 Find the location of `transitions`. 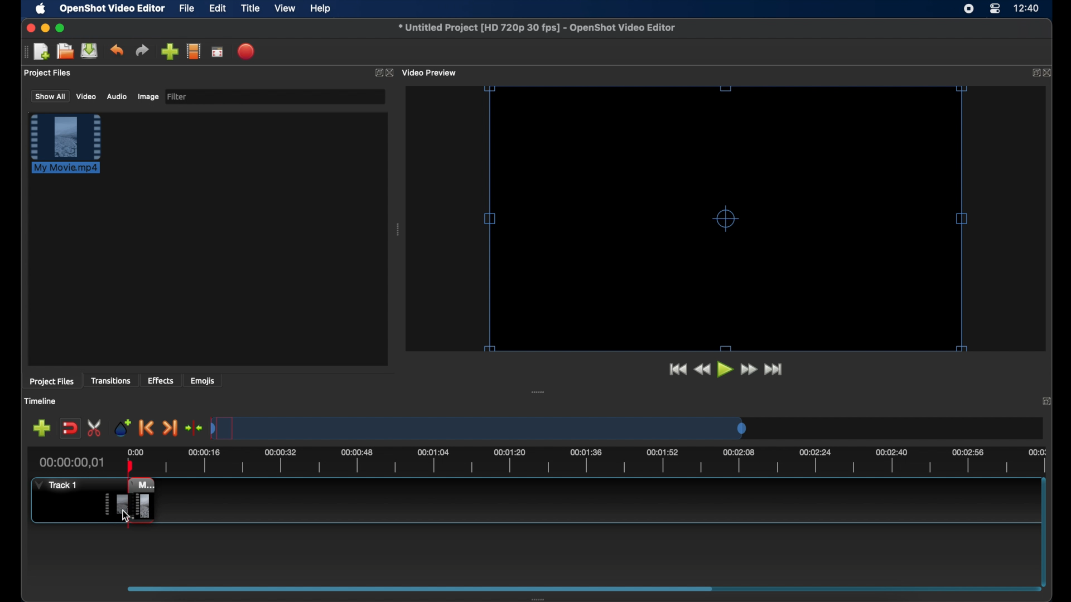

transitions is located at coordinates (112, 381).